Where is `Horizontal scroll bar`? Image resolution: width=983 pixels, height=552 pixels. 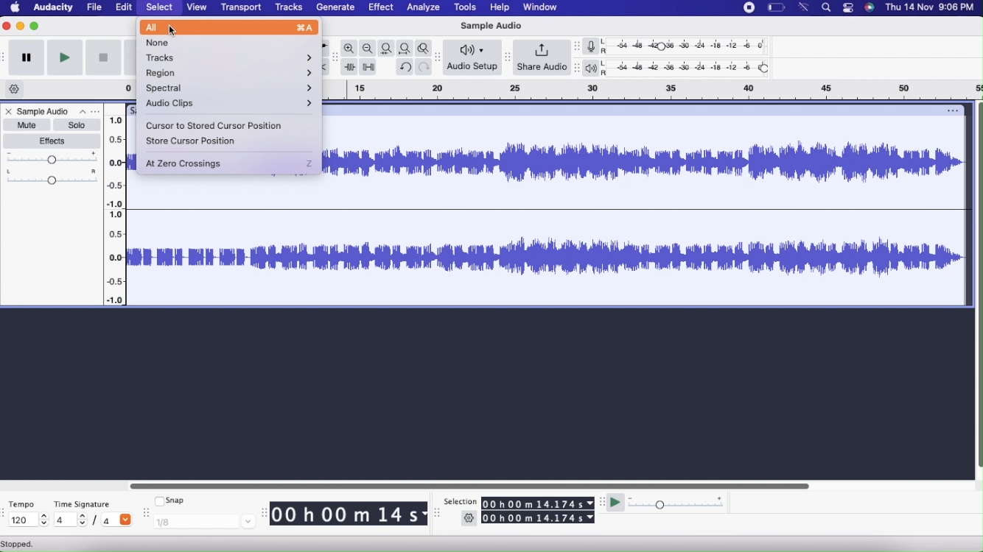 Horizontal scroll bar is located at coordinates (470, 484).